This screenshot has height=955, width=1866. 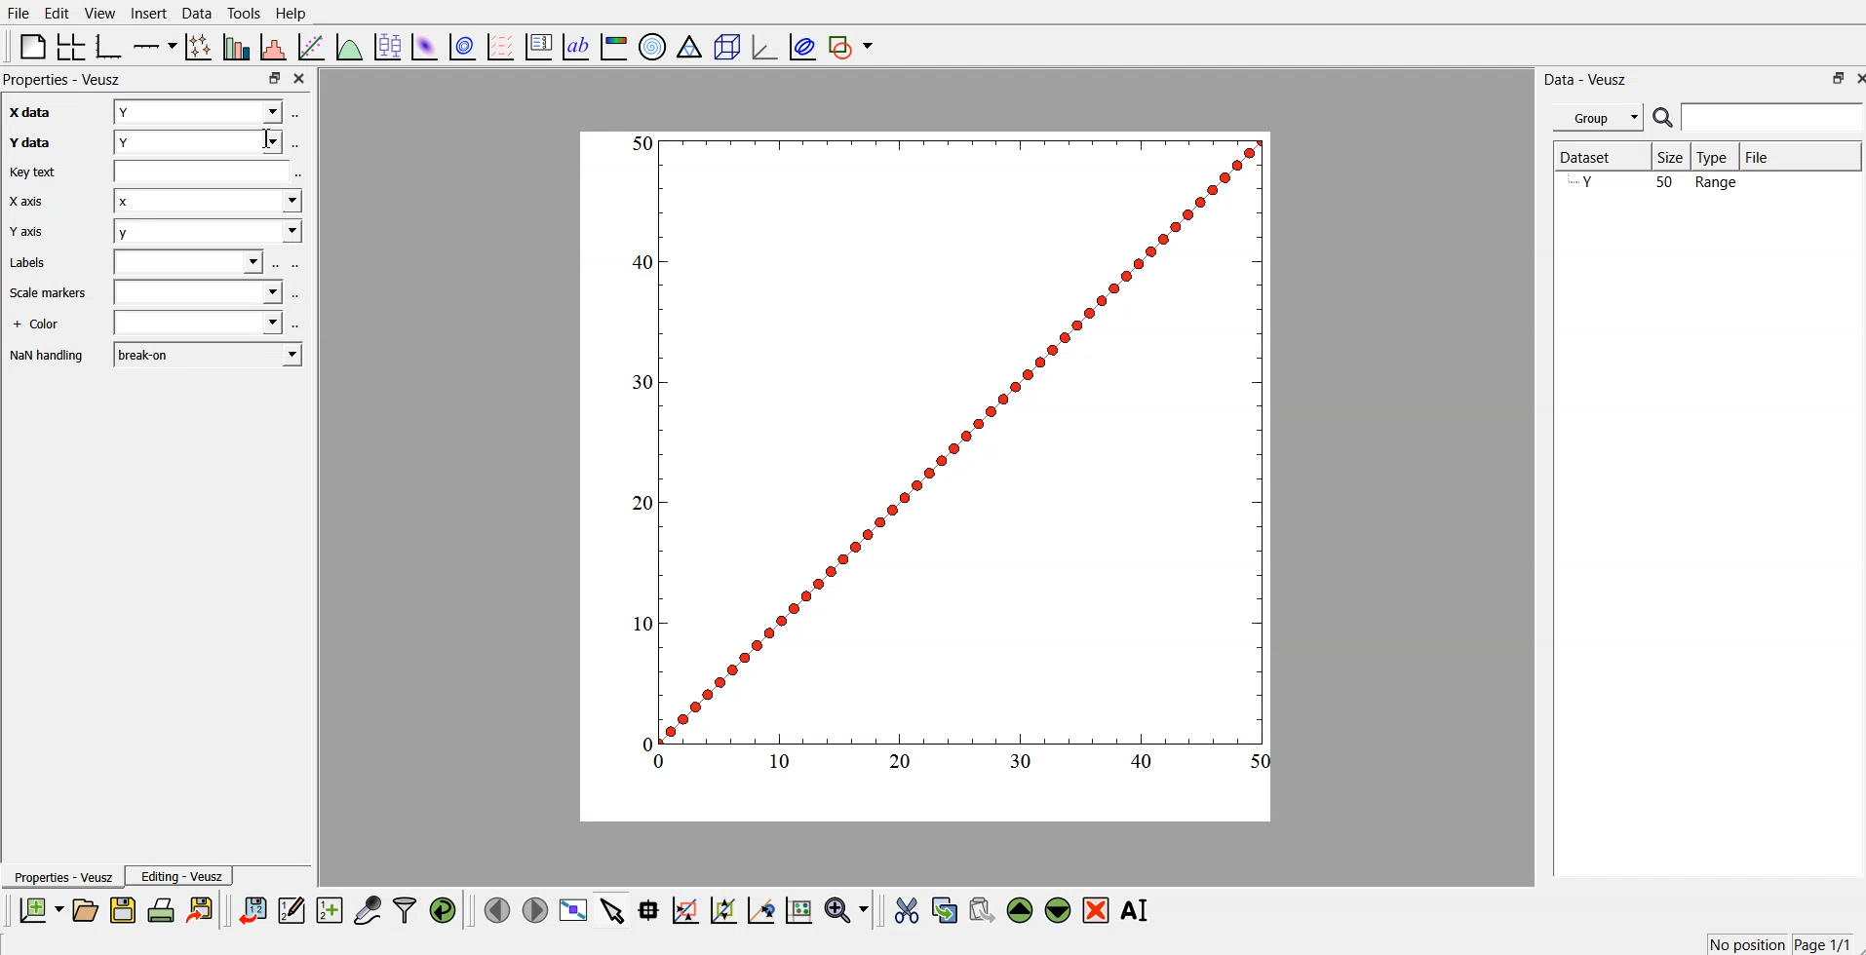 What do you see at coordinates (268, 138) in the screenshot?
I see `cursor` at bounding box center [268, 138].